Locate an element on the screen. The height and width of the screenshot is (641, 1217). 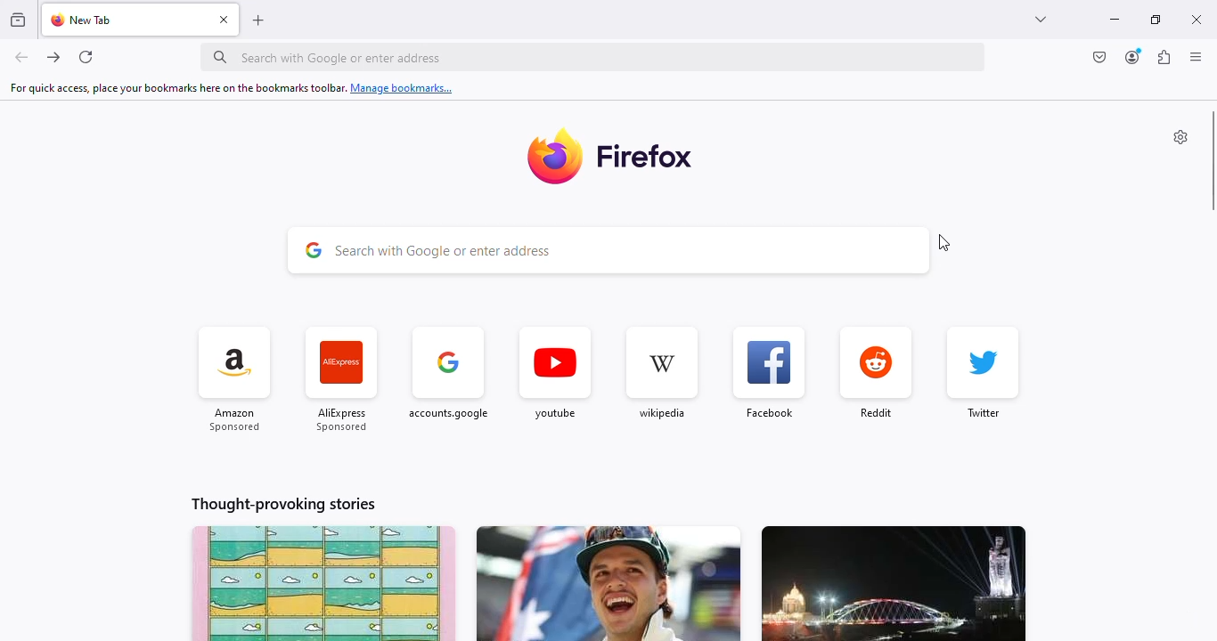
facebook is located at coordinates (768, 374).